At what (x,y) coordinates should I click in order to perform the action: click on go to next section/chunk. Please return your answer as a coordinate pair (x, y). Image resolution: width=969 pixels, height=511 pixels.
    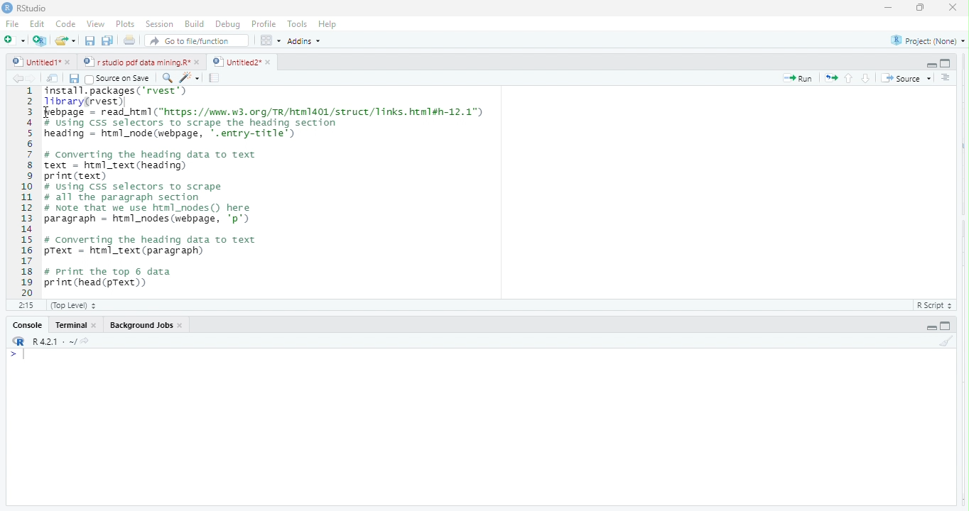
    Looking at the image, I should click on (867, 78).